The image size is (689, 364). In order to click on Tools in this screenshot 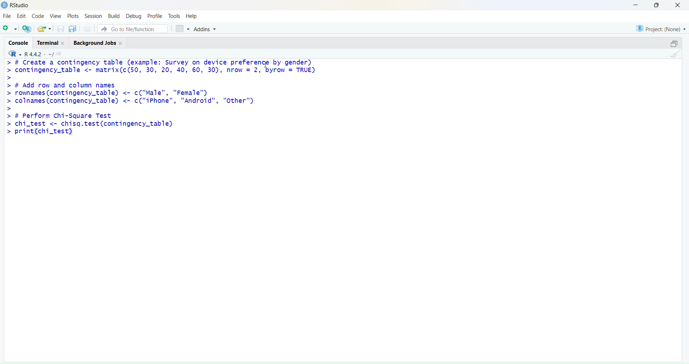, I will do `click(174, 16)`.